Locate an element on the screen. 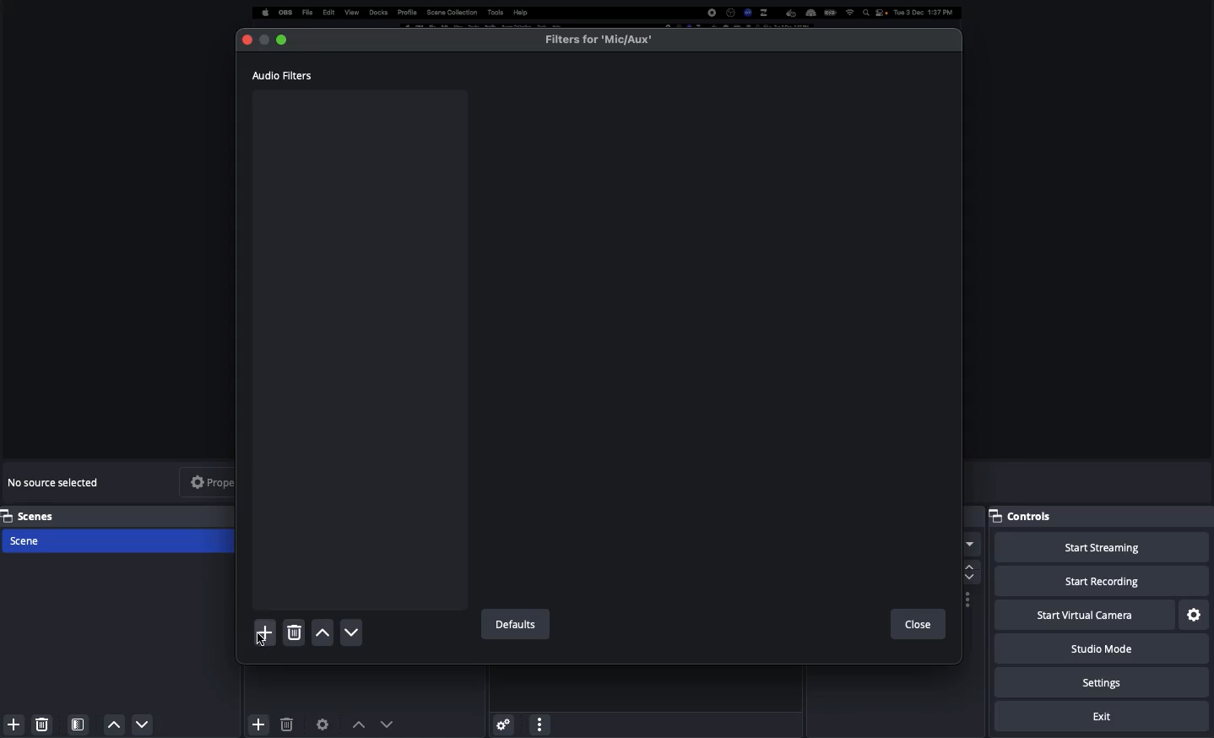 Image resolution: width=1214 pixels, height=738 pixels. Add is located at coordinates (11, 724).